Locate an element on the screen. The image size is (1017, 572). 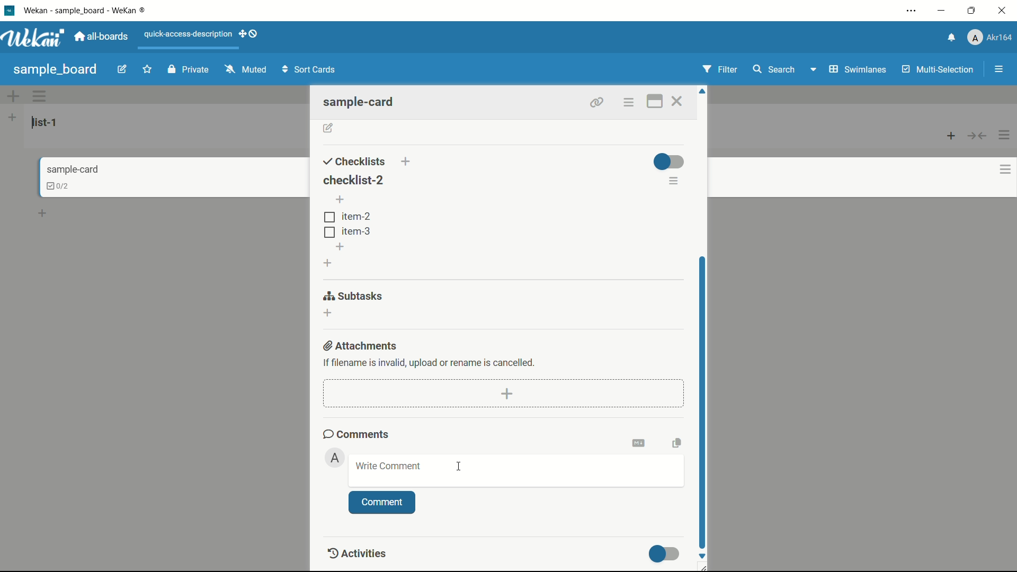
card name is located at coordinates (72, 169).